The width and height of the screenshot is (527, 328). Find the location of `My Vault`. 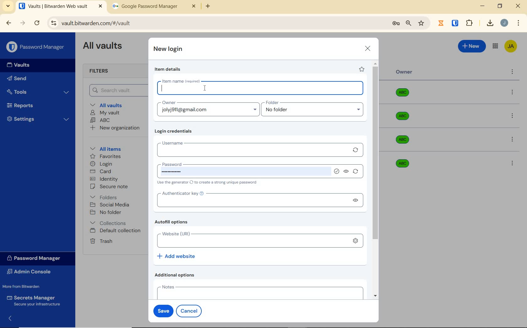

My Vault is located at coordinates (105, 112).